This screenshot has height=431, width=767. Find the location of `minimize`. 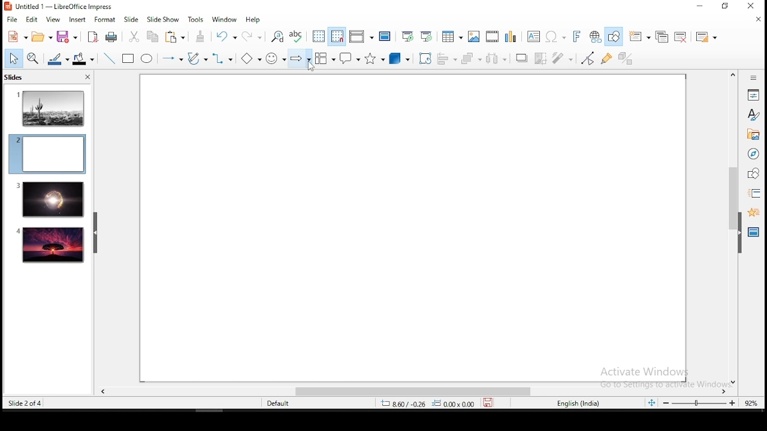

minimize is located at coordinates (699, 8).